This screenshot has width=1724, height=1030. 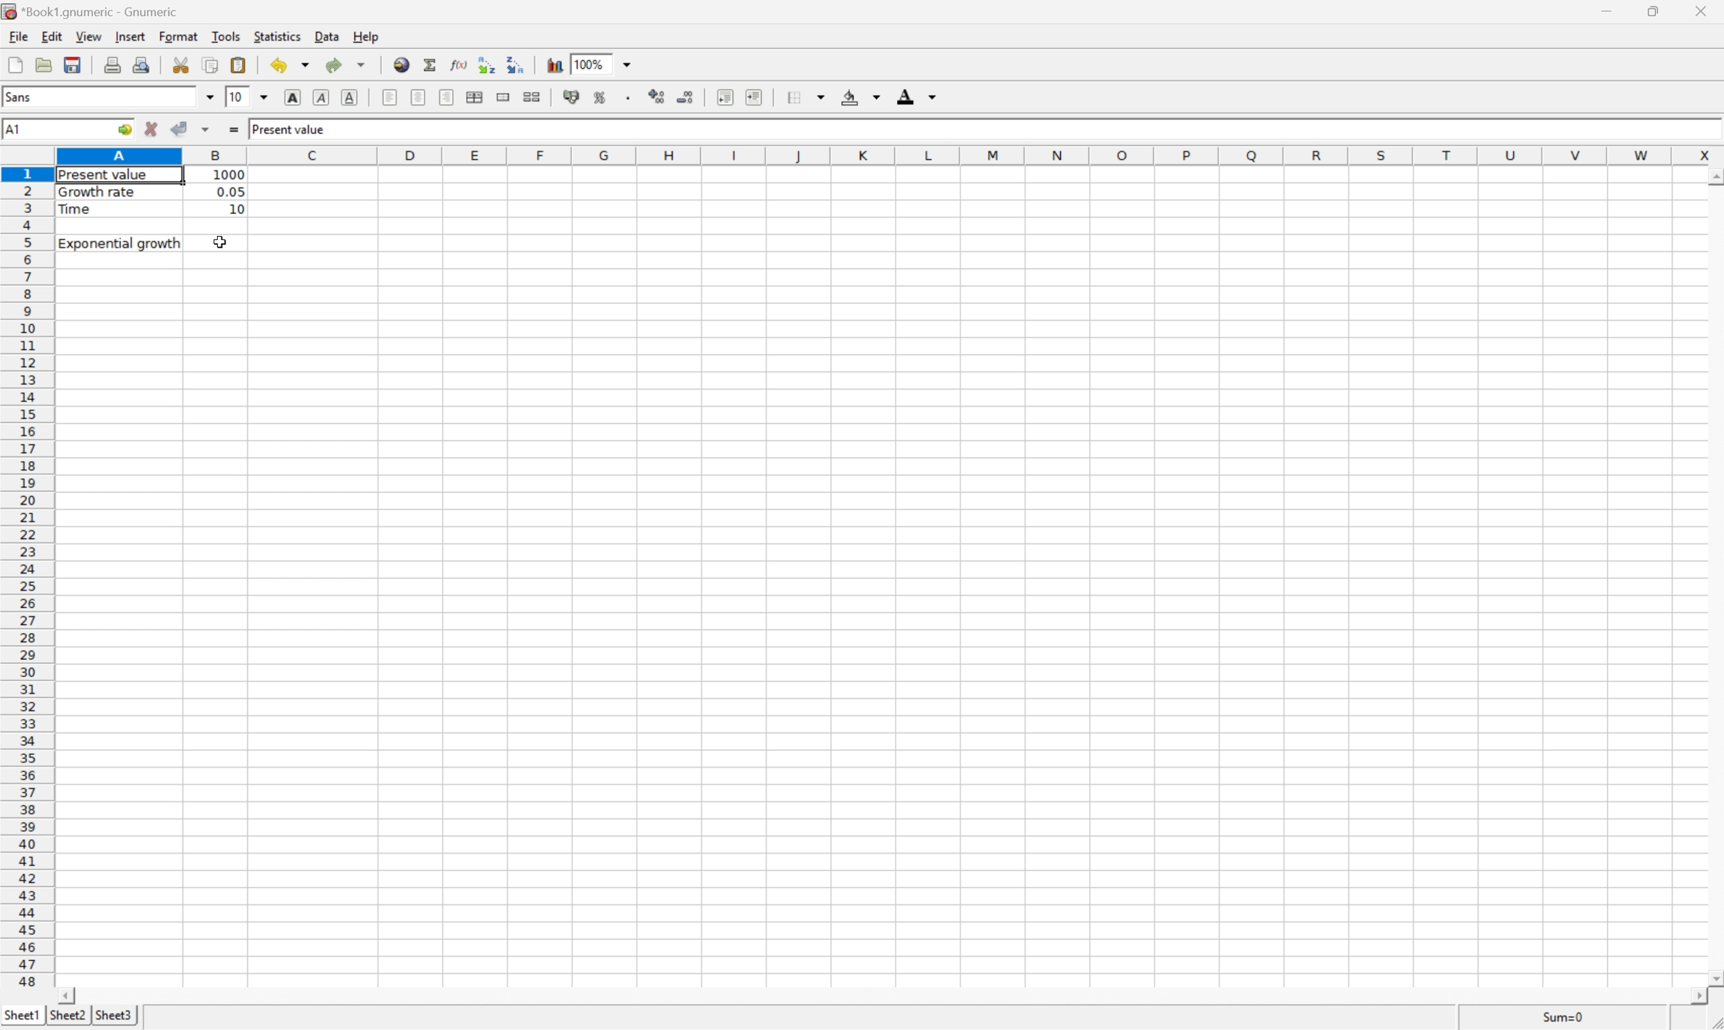 What do you see at coordinates (658, 97) in the screenshot?
I see `Increase the number of decimals displayed` at bounding box center [658, 97].